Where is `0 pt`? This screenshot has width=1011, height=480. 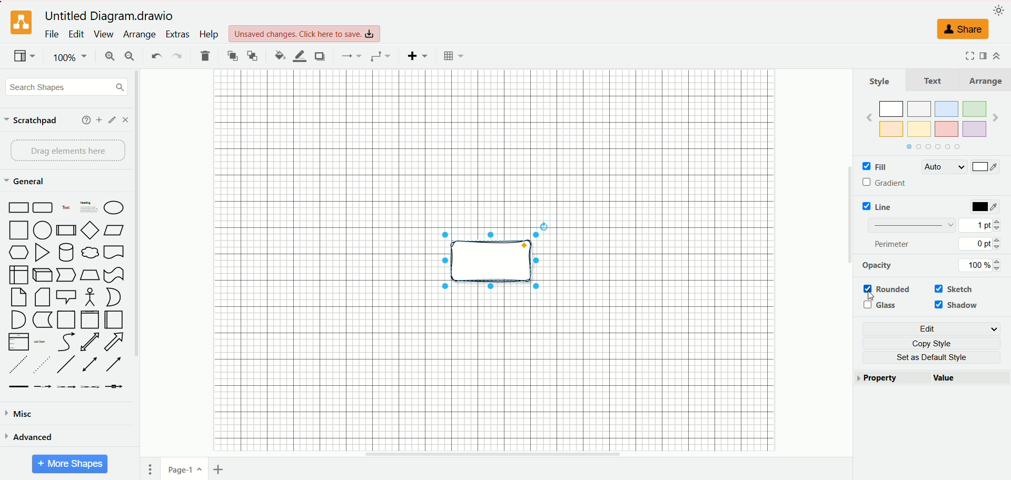 0 pt is located at coordinates (982, 244).